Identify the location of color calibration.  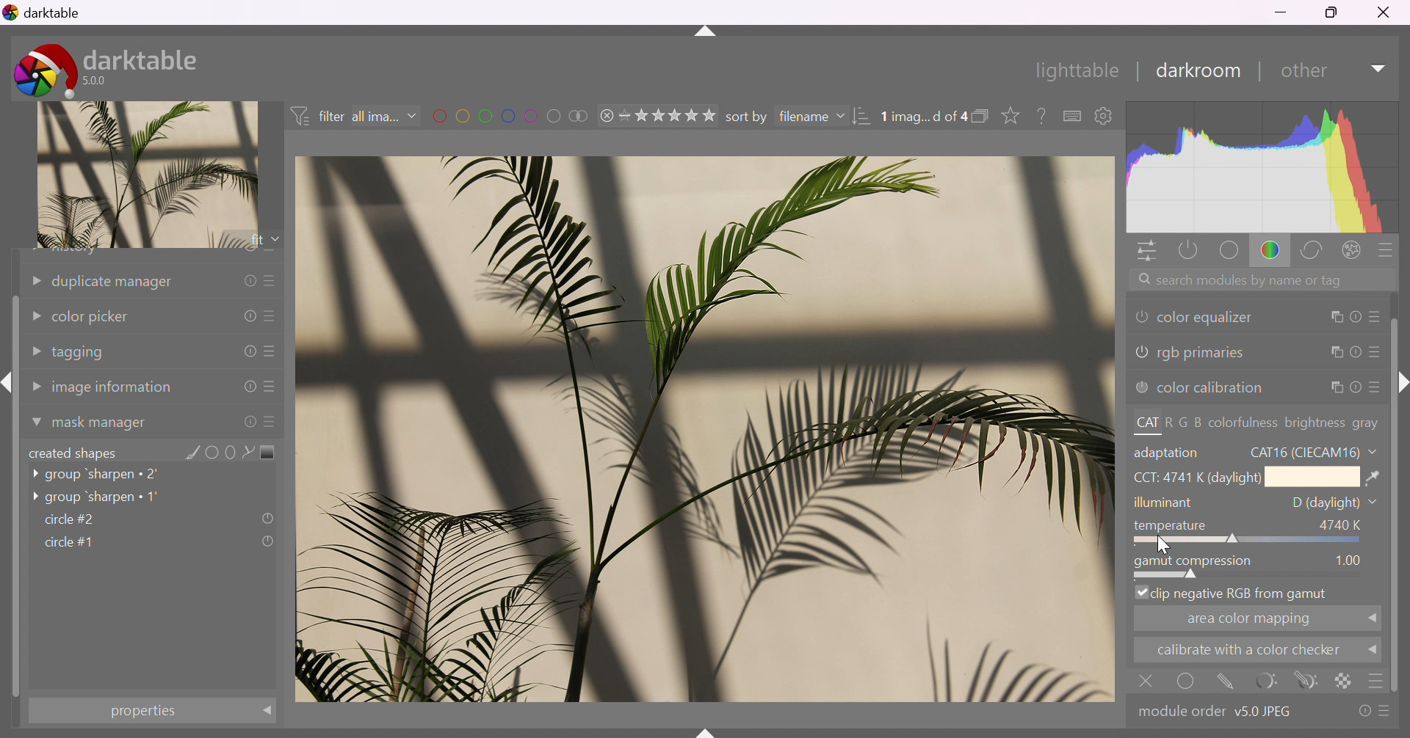
(1256, 387).